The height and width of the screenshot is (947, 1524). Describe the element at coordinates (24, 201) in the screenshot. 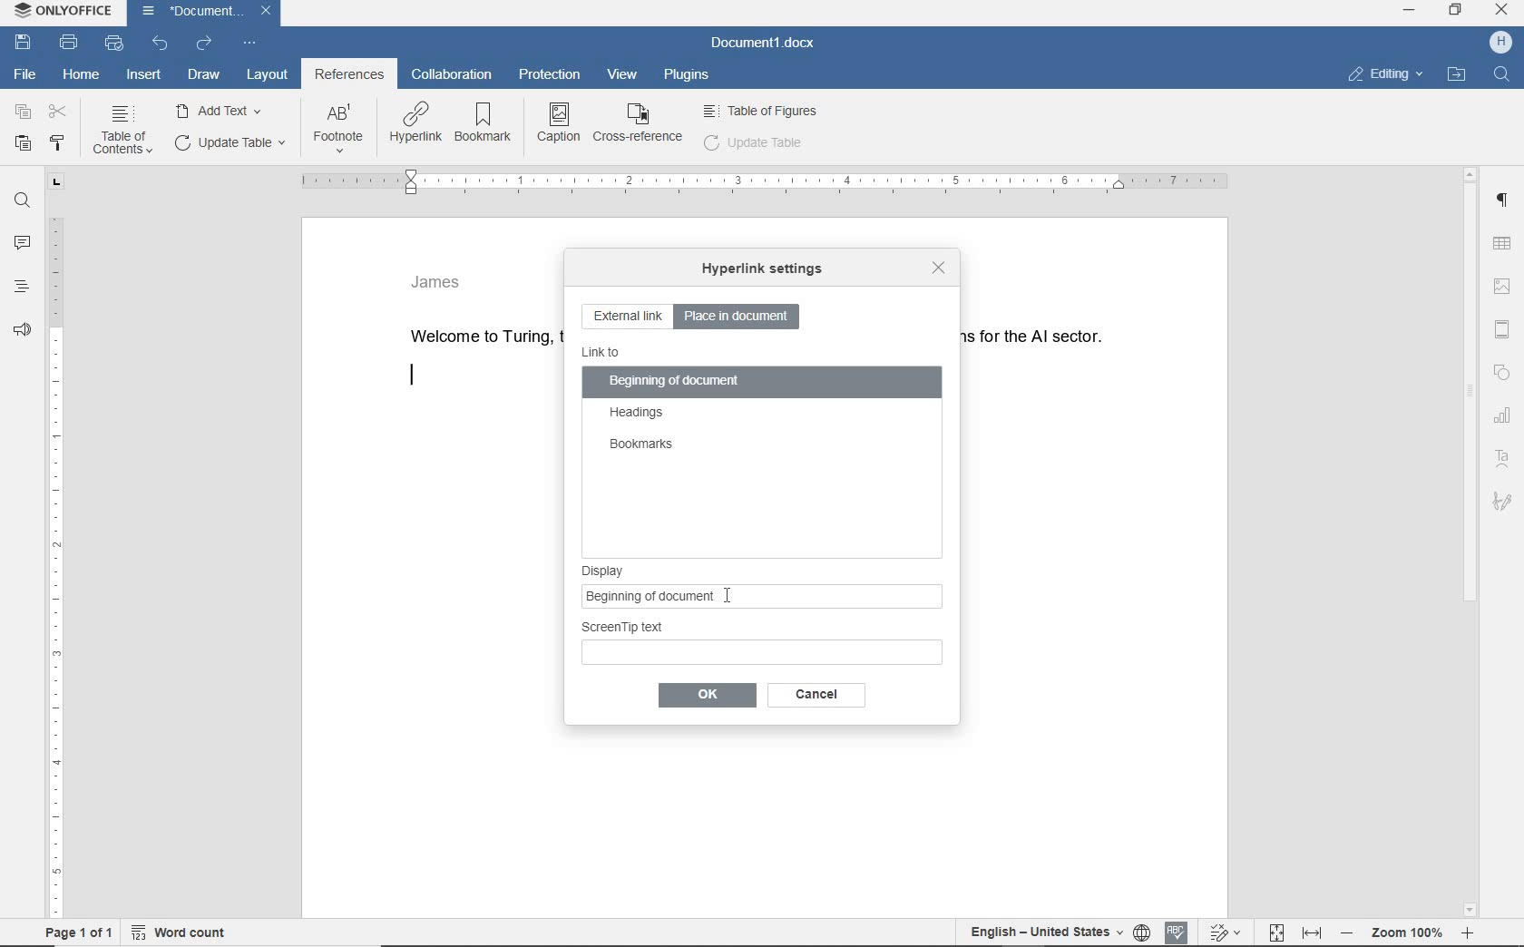

I see `find` at that location.